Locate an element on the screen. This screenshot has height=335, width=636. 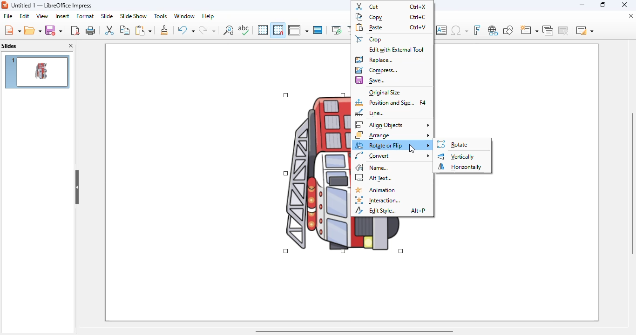
clone formatting is located at coordinates (164, 30).